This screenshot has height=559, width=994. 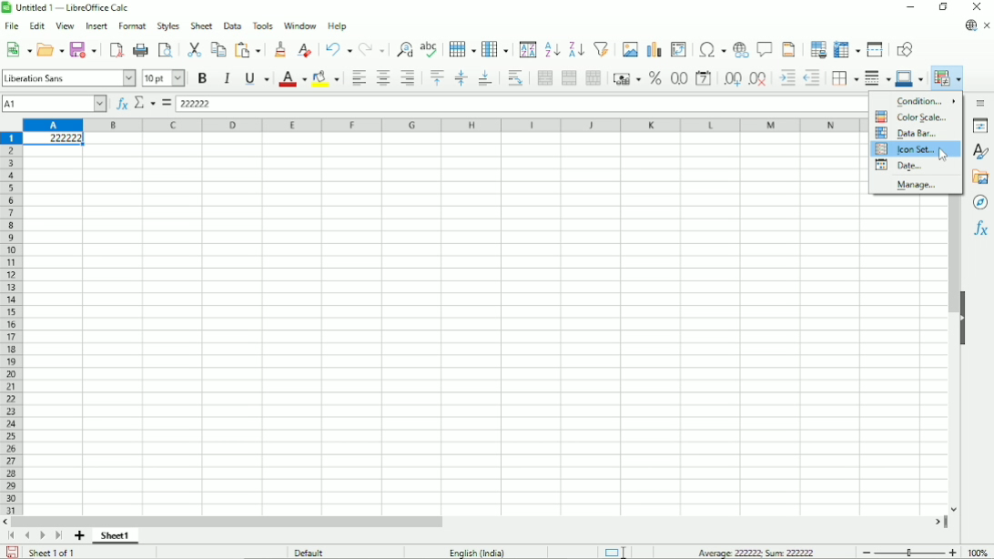 What do you see at coordinates (404, 48) in the screenshot?
I see `Find and replace` at bounding box center [404, 48].